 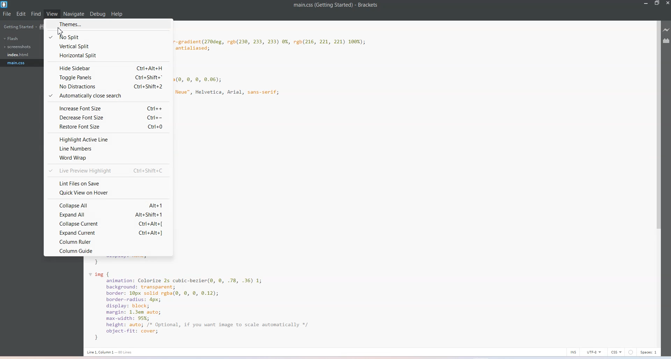 What do you see at coordinates (109, 241) in the screenshot?
I see `column ruler` at bounding box center [109, 241].